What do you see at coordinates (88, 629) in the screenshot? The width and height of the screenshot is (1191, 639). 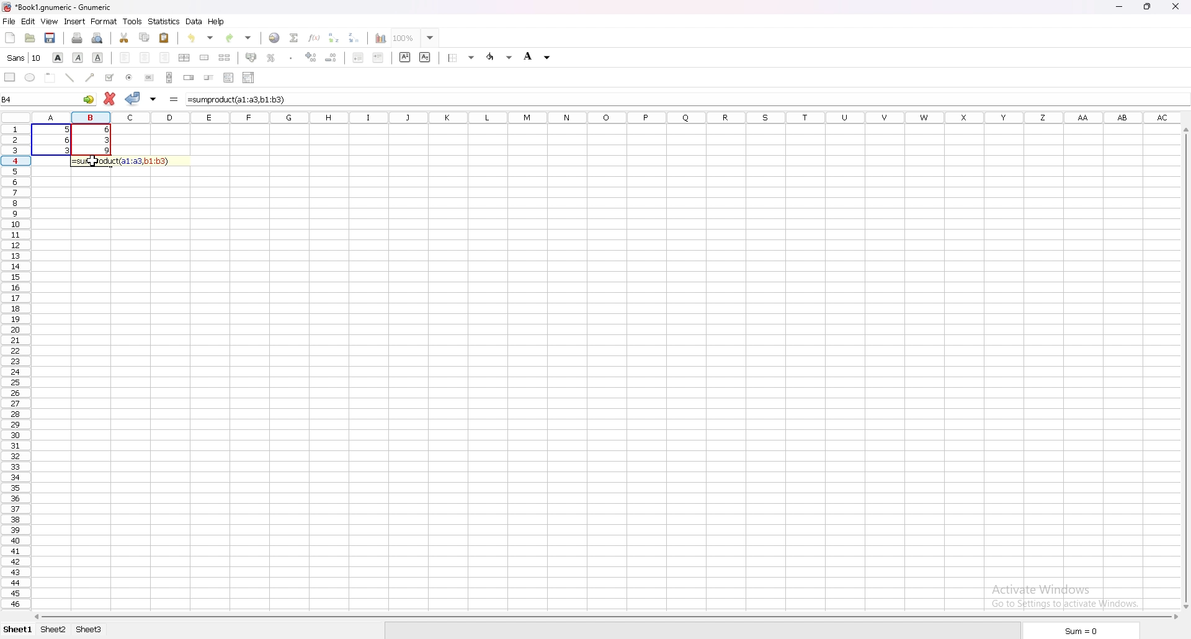 I see `sheet` at bounding box center [88, 629].